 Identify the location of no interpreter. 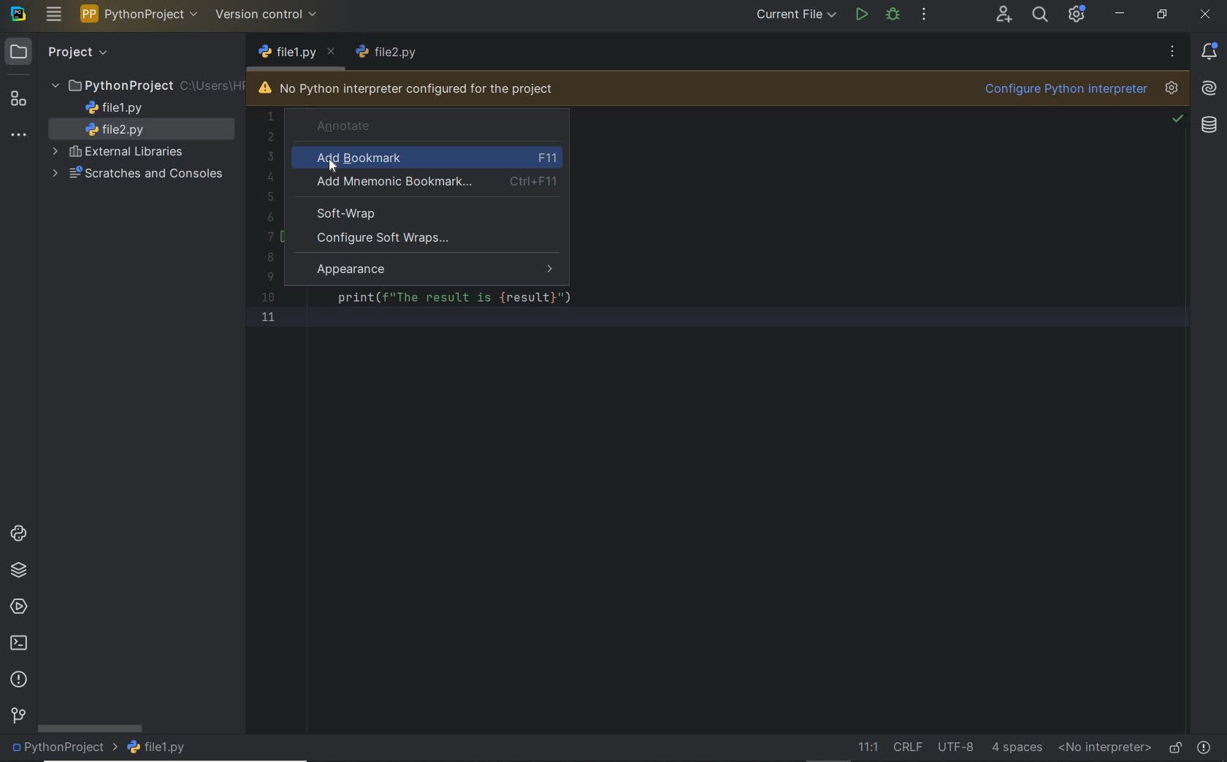
(1104, 748).